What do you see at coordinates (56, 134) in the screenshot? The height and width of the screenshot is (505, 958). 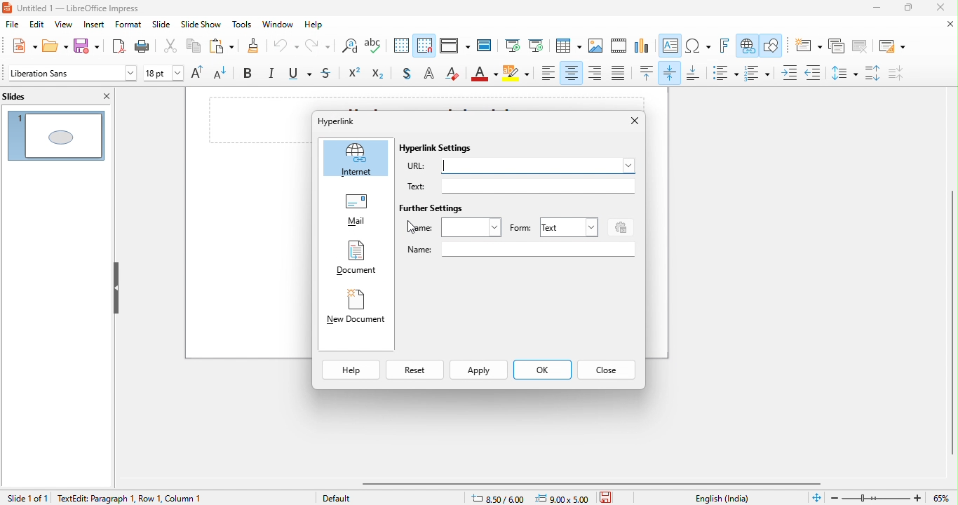 I see `slide 1` at bounding box center [56, 134].